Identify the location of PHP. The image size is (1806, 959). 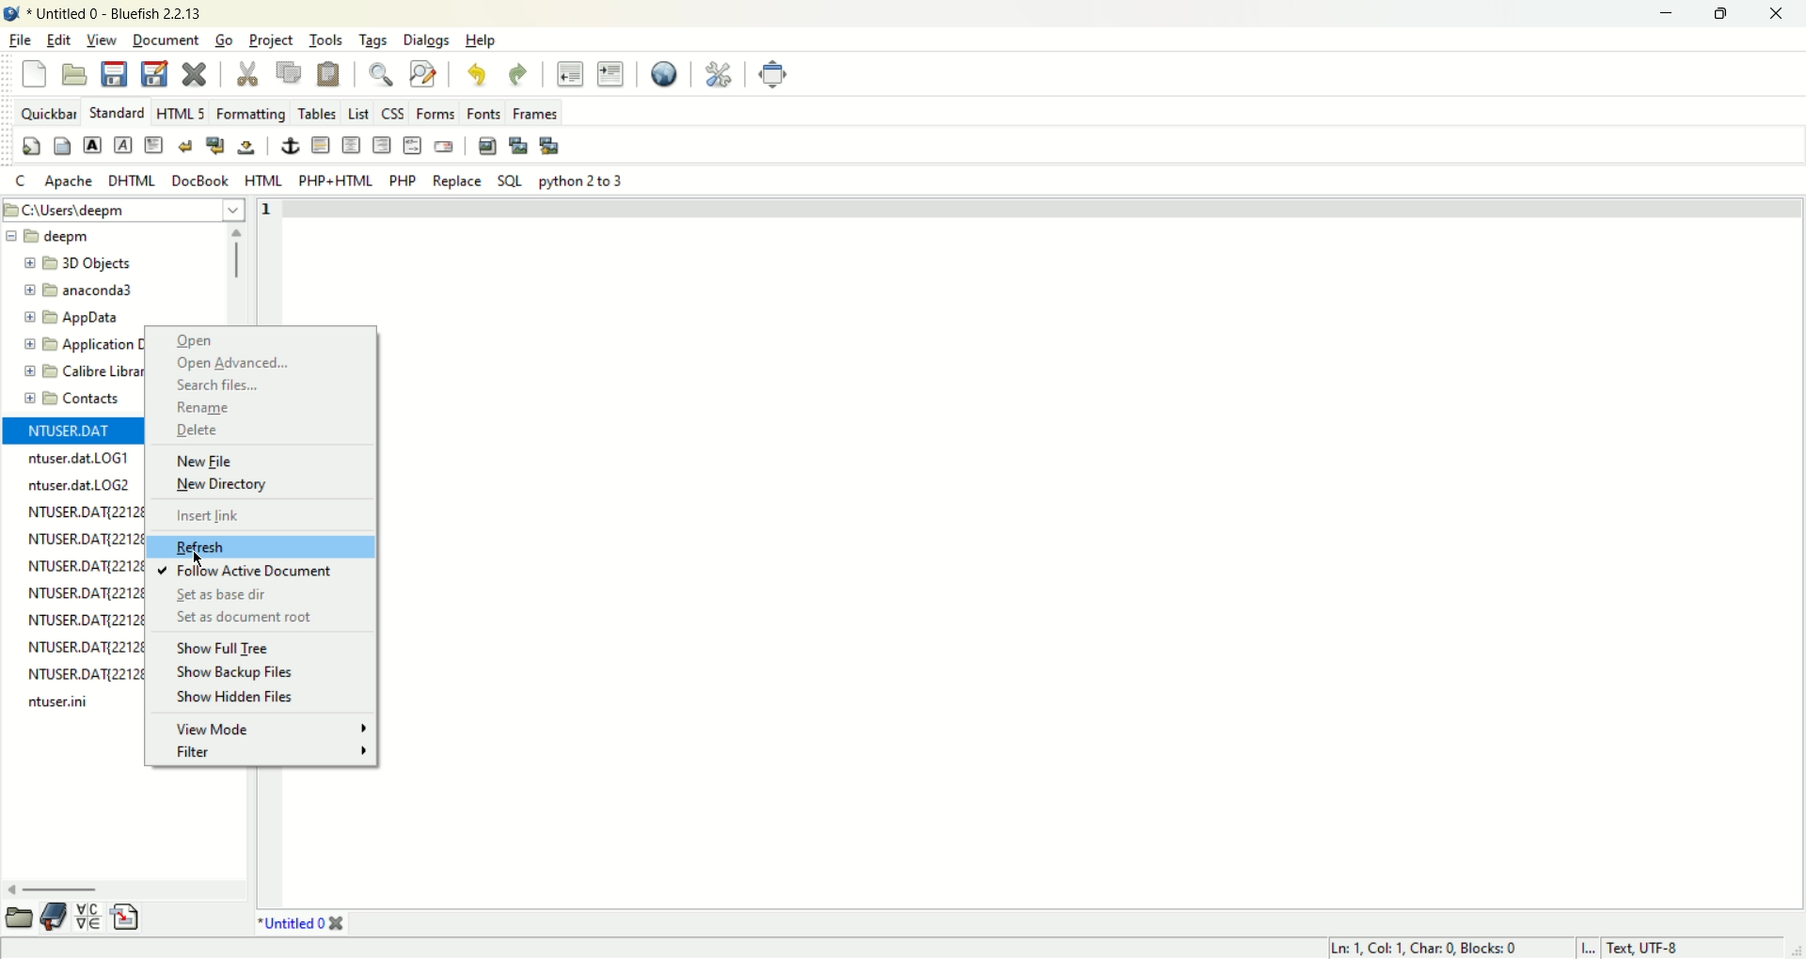
(401, 179).